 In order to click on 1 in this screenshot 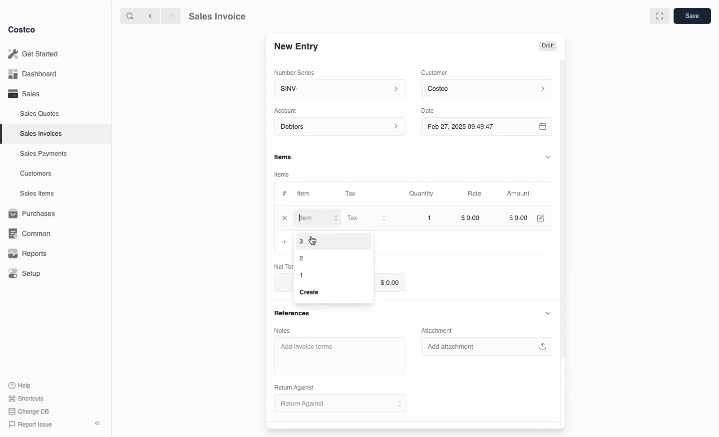, I will do `click(303, 276)`.